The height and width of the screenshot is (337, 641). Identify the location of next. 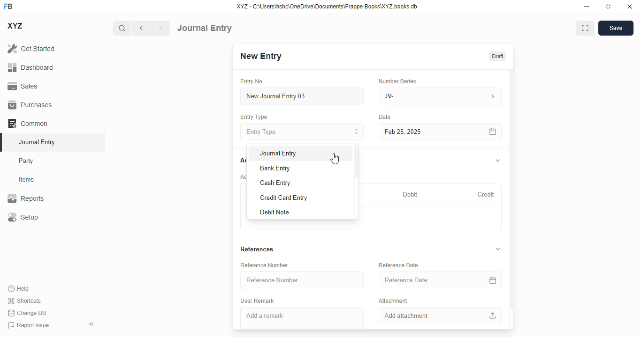
(161, 28).